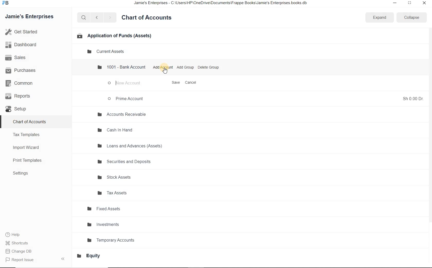  I want to click on  Setup, so click(20, 109).